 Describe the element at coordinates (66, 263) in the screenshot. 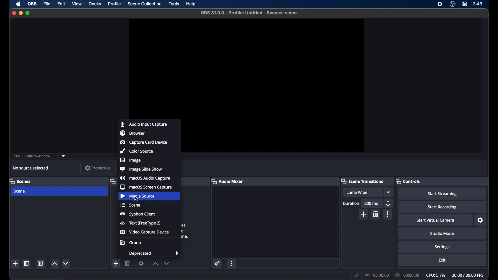

I see `decrement` at that location.